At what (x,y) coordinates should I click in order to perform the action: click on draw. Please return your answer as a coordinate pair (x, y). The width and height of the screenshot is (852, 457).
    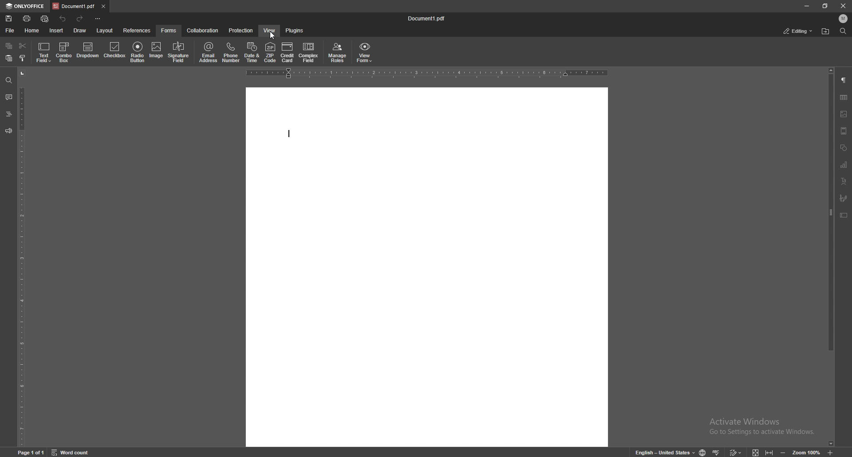
    Looking at the image, I should click on (81, 30).